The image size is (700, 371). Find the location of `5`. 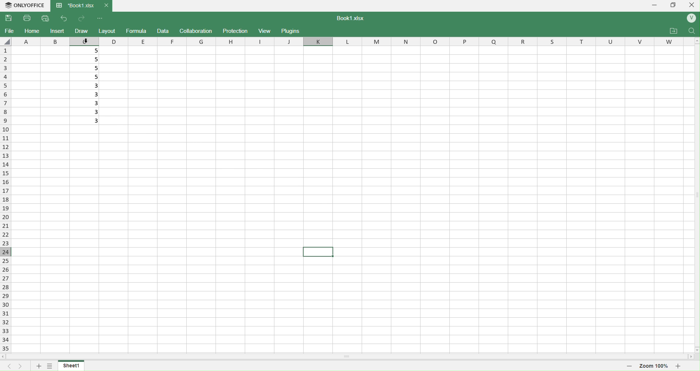

5 is located at coordinates (86, 50).